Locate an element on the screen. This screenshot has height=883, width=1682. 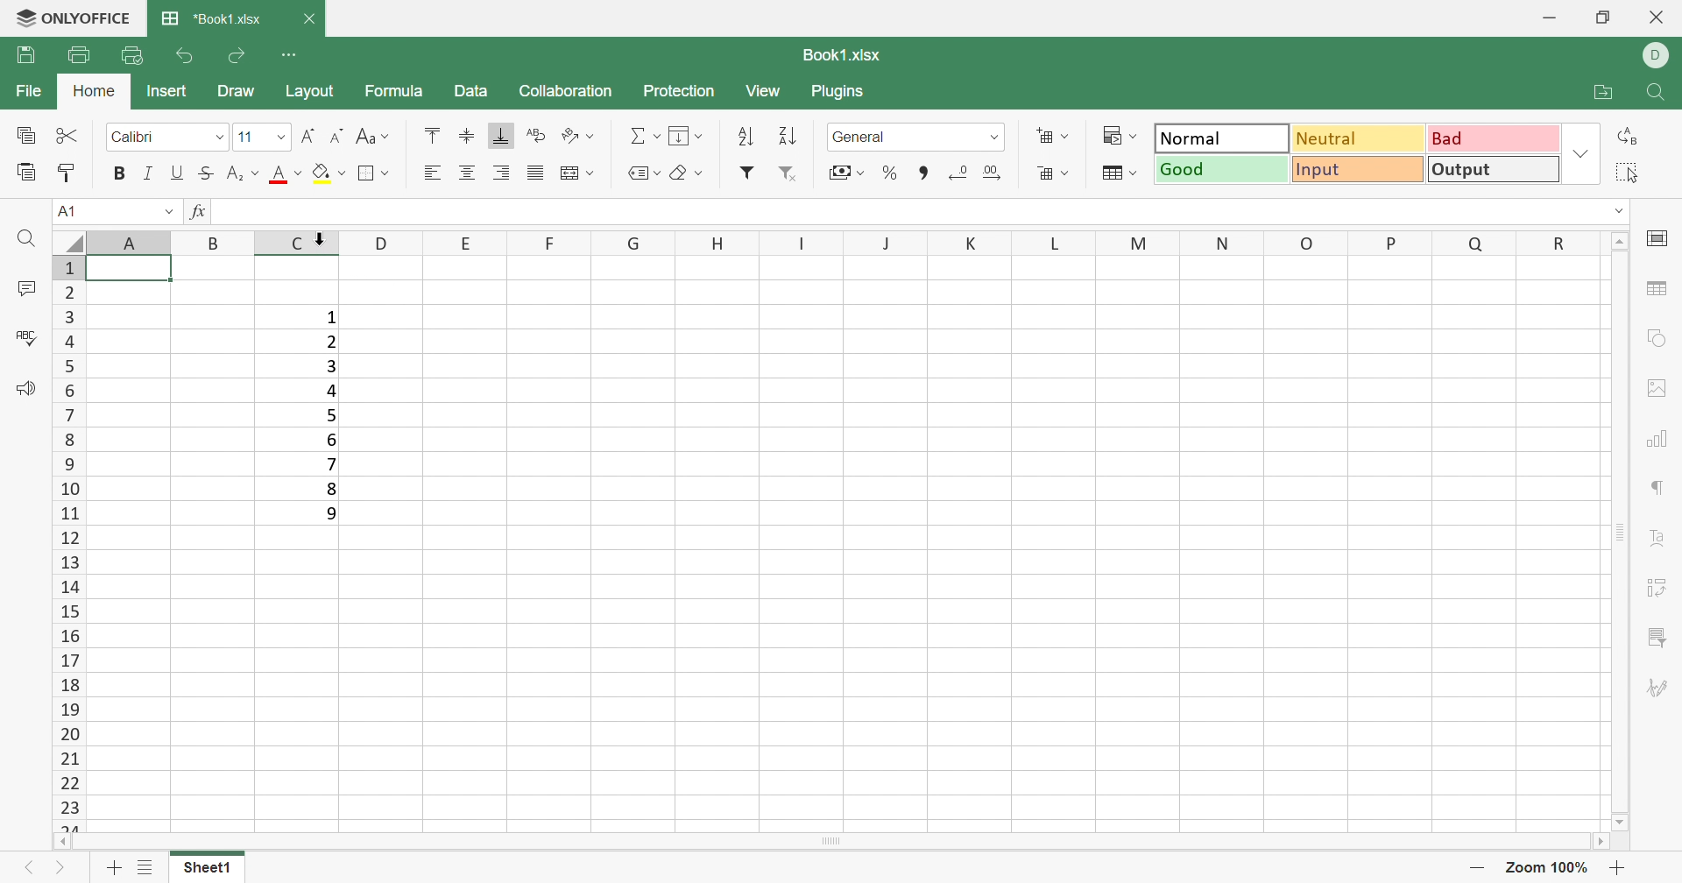
Row numbers is located at coordinates (67, 544).